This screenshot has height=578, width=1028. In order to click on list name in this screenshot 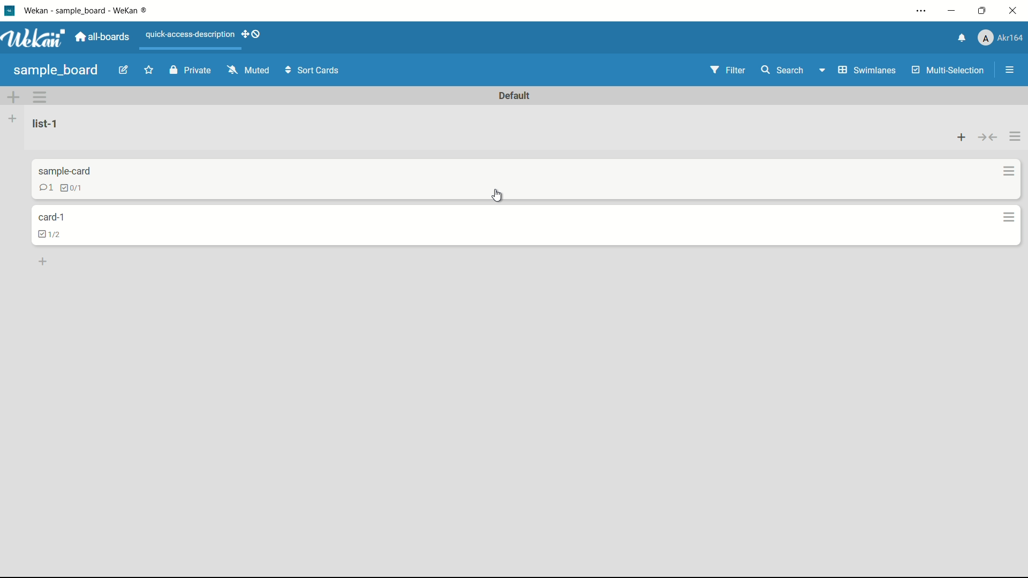, I will do `click(47, 124)`.